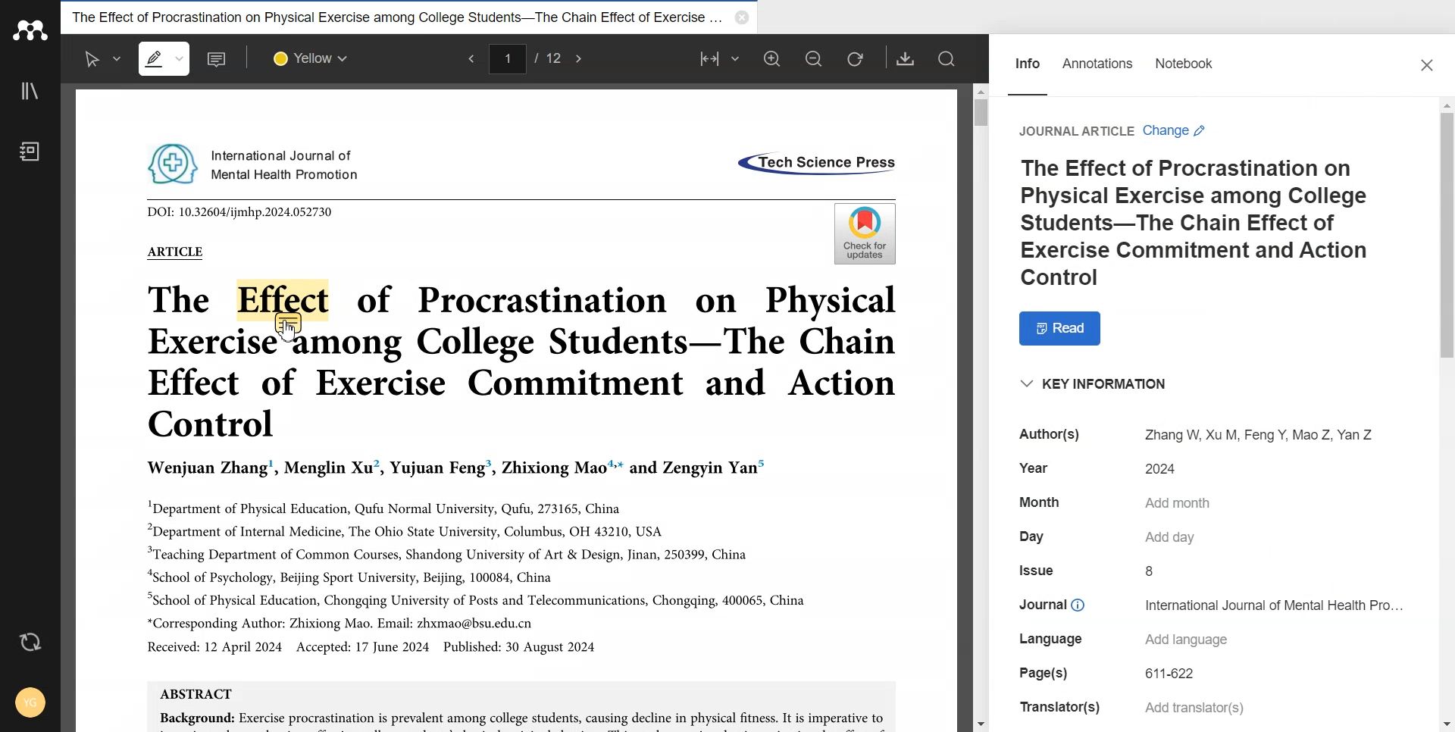 Image resolution: width=1455 pixels, height=732 pixels. What do you see at coordinates (1090, 571) in the screenshot?
I see `Issue 8` at bounding box center [1090, 571].